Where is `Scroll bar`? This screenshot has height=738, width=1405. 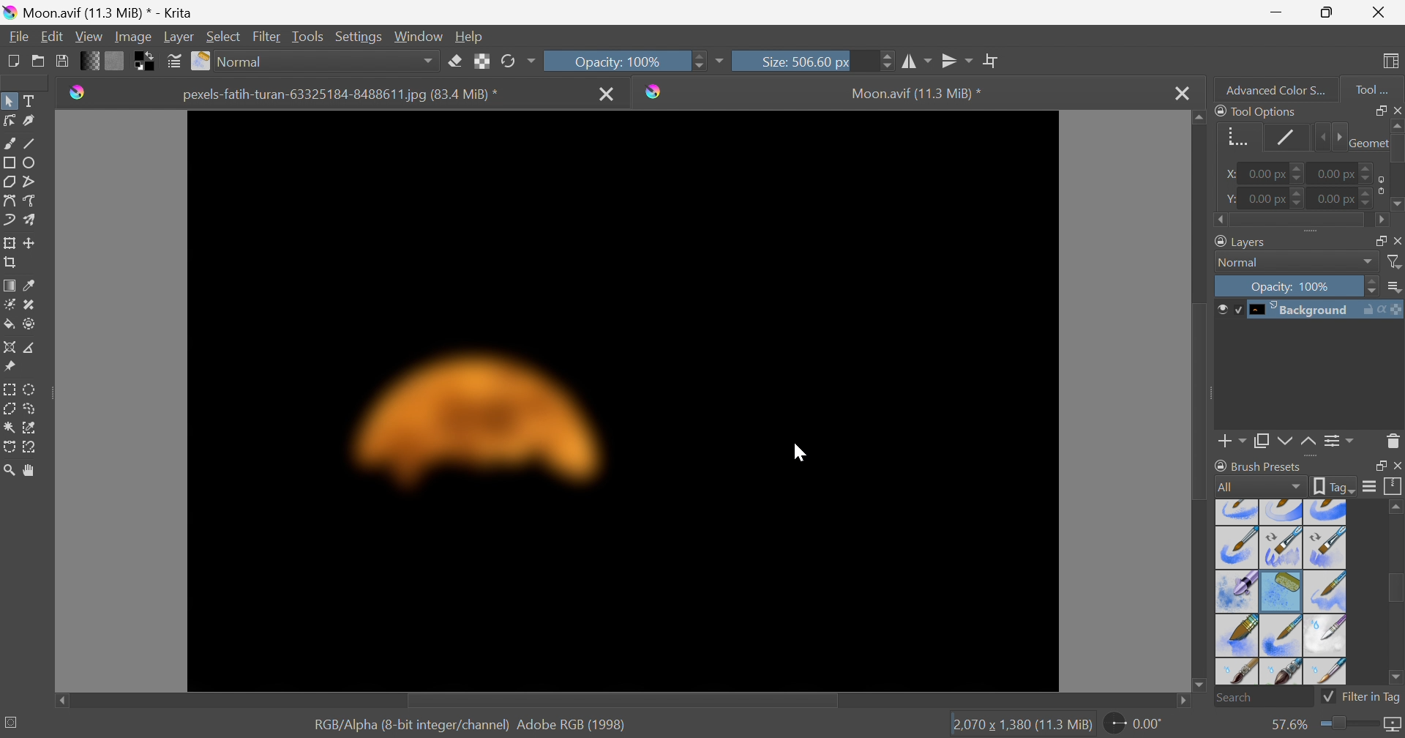
Scroll bar is located at coordinates (1202, 400).